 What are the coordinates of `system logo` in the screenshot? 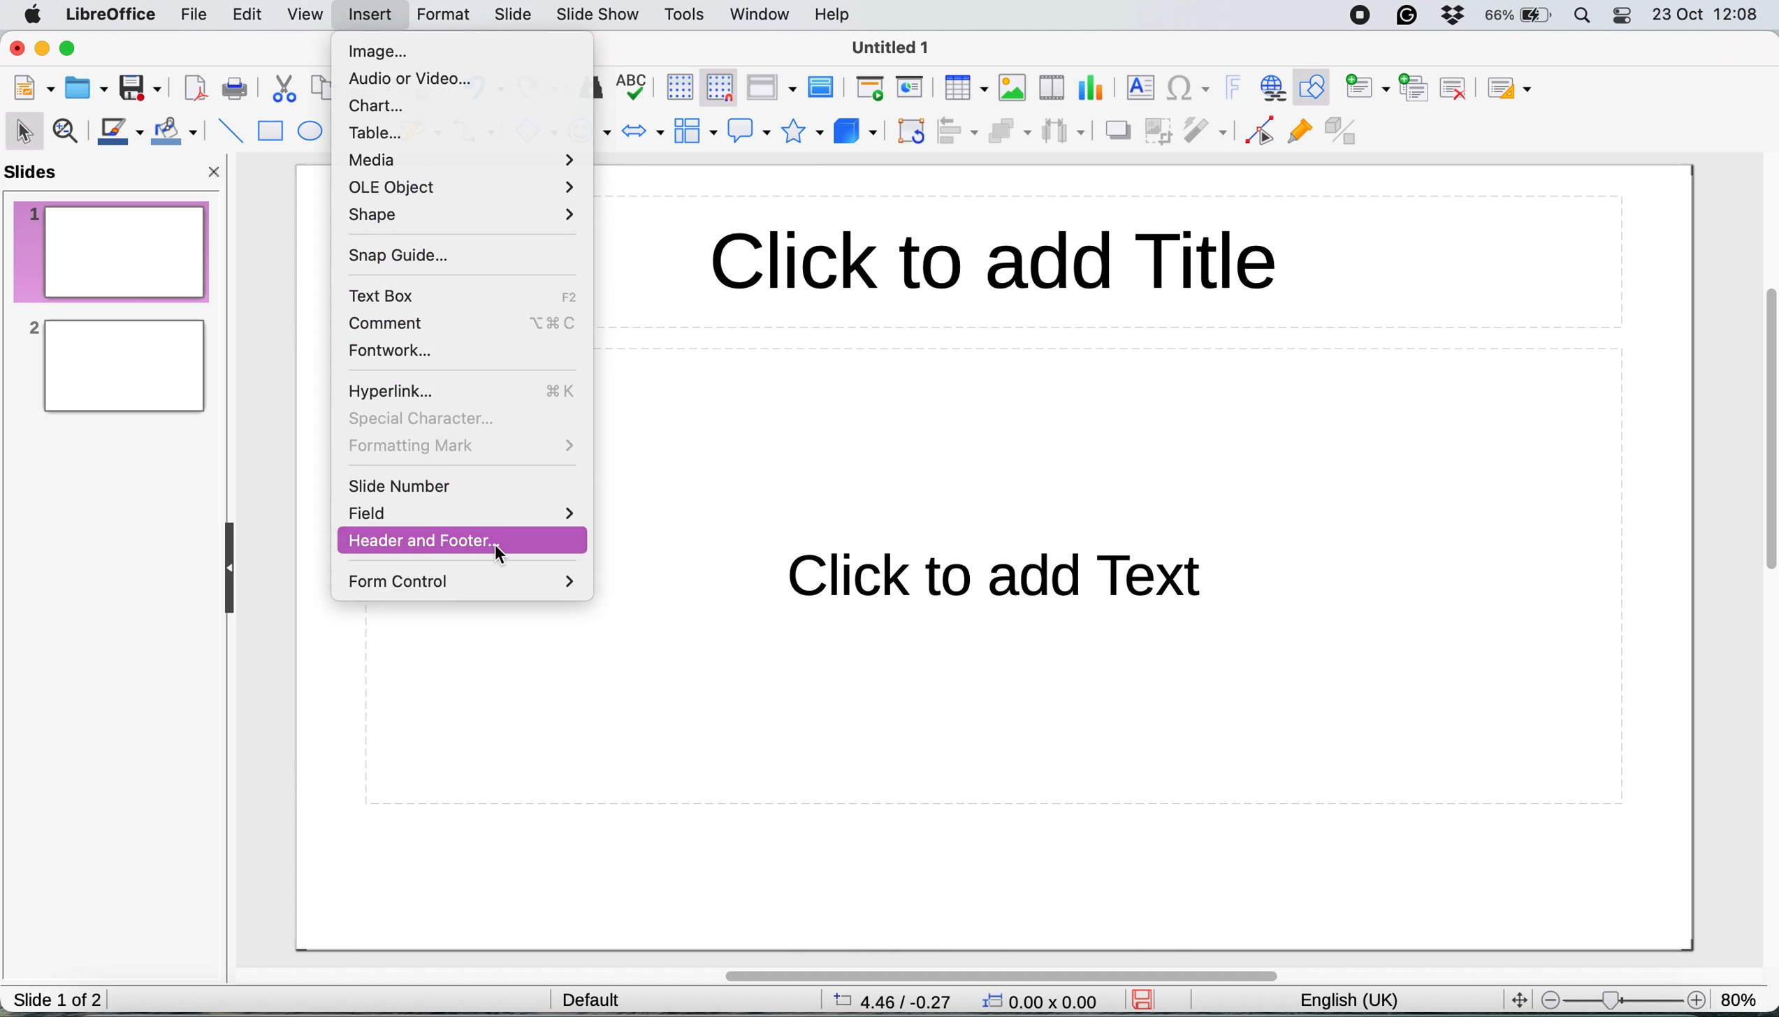 It's located at (35, 15).